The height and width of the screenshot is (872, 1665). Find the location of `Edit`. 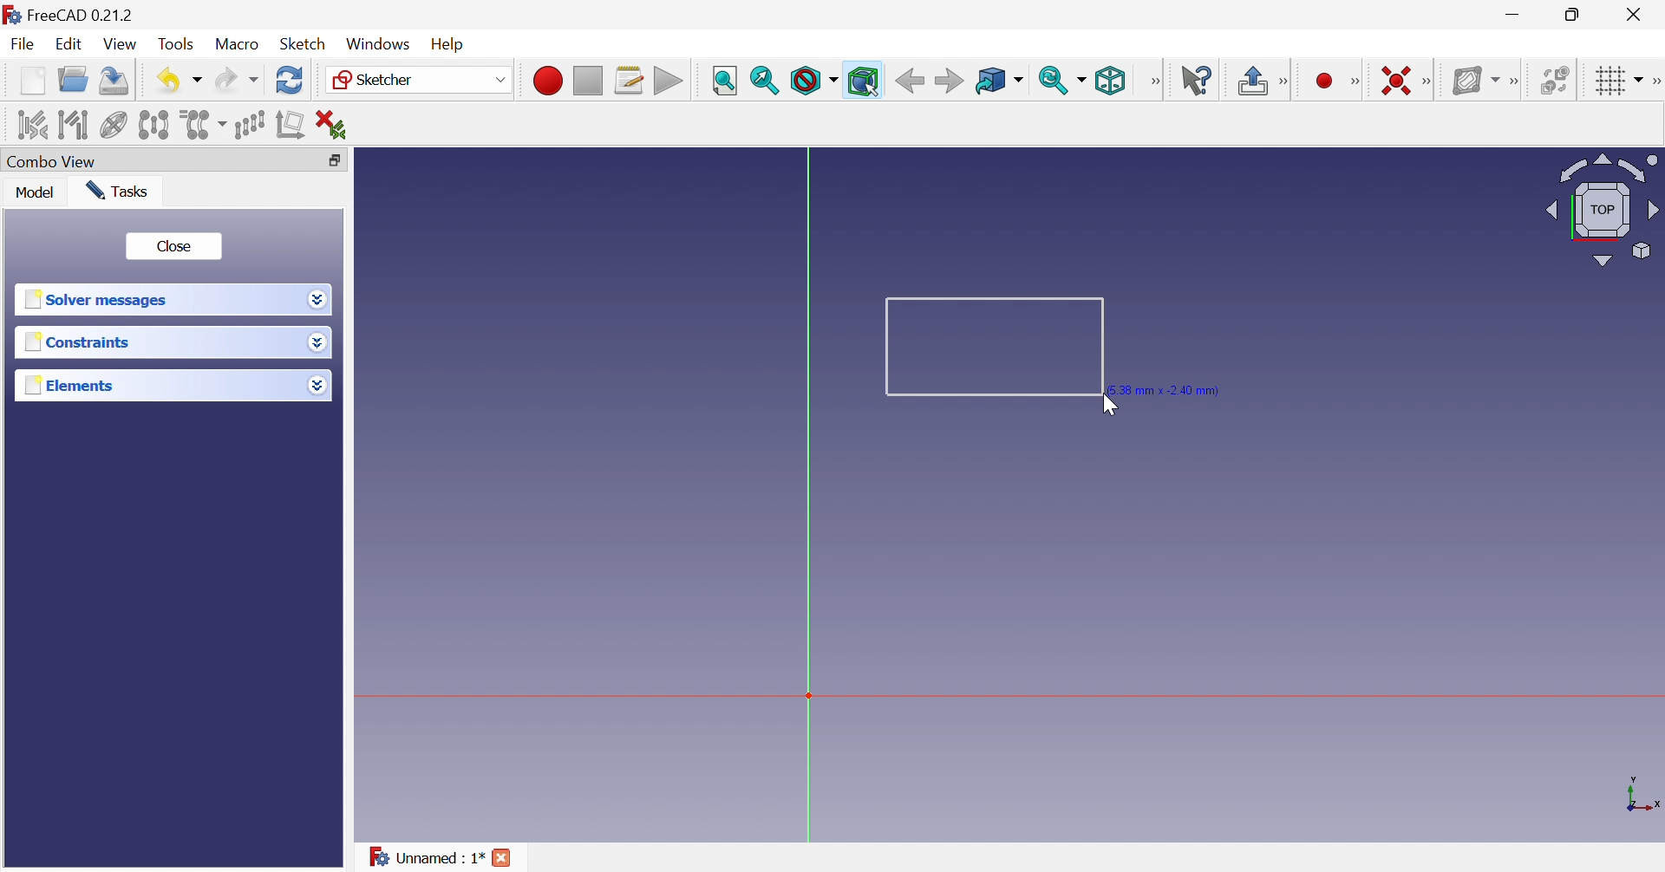

Edit is located at coordinates (69, 45).